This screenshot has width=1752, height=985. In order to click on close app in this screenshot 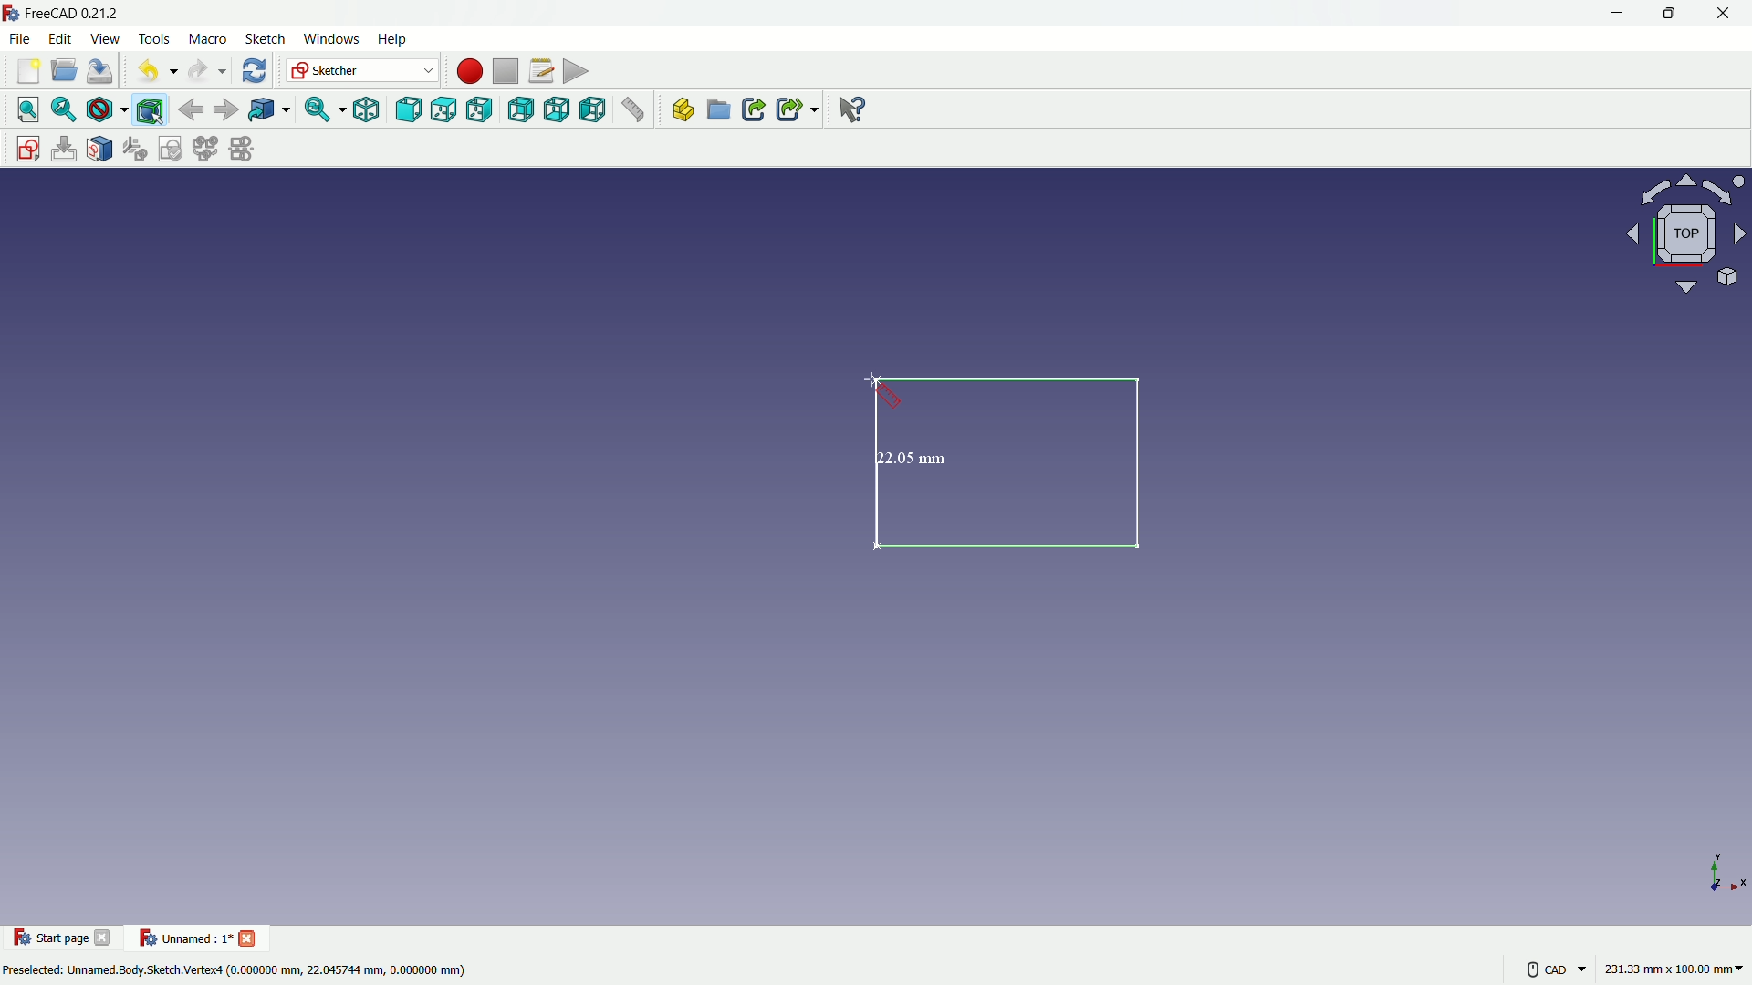, I will do `click(1728, 14)`.